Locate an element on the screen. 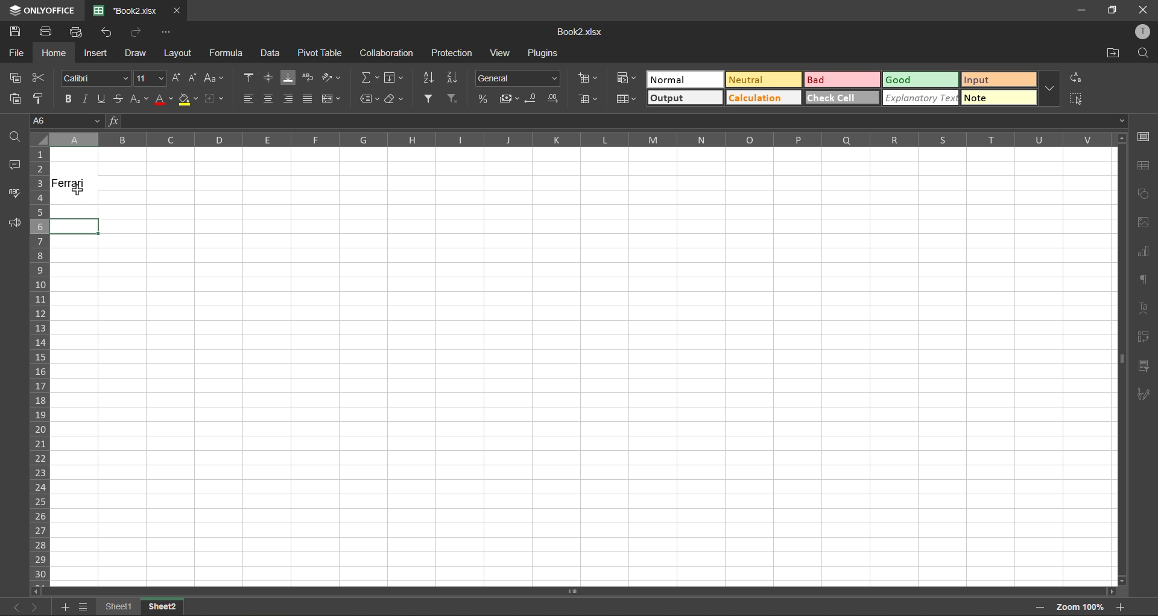  orientation is located at coordinates (330, 75).